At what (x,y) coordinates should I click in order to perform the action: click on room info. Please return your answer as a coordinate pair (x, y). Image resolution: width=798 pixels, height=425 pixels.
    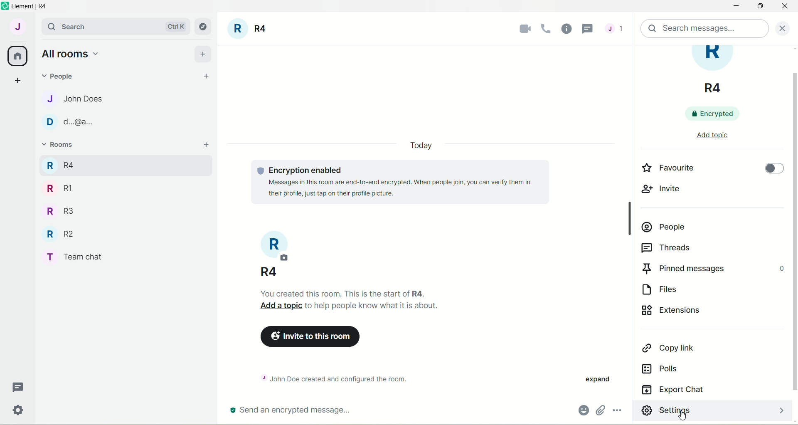
    Looking at the image, I should click on (567, 28).